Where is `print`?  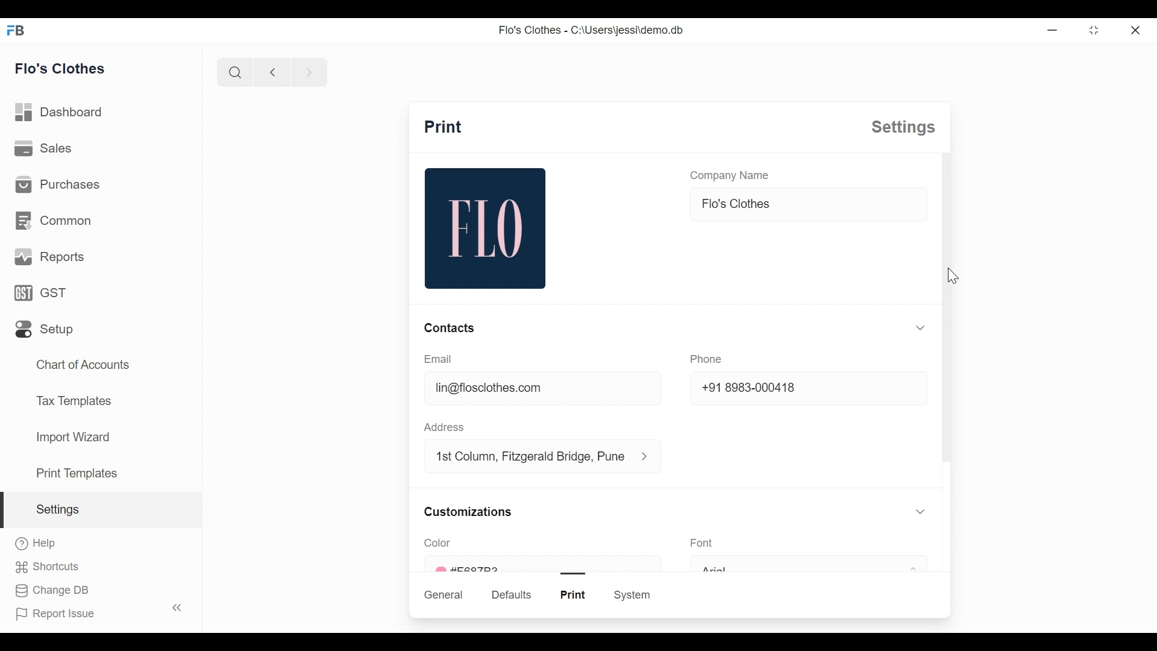
print is located at coordinates (443, 127).